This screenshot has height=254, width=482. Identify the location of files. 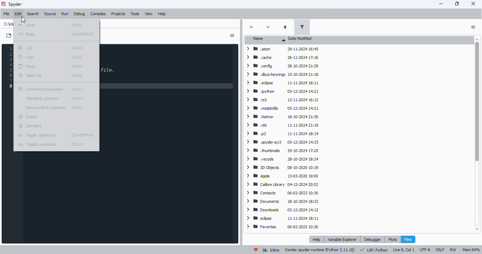
(408, 239).